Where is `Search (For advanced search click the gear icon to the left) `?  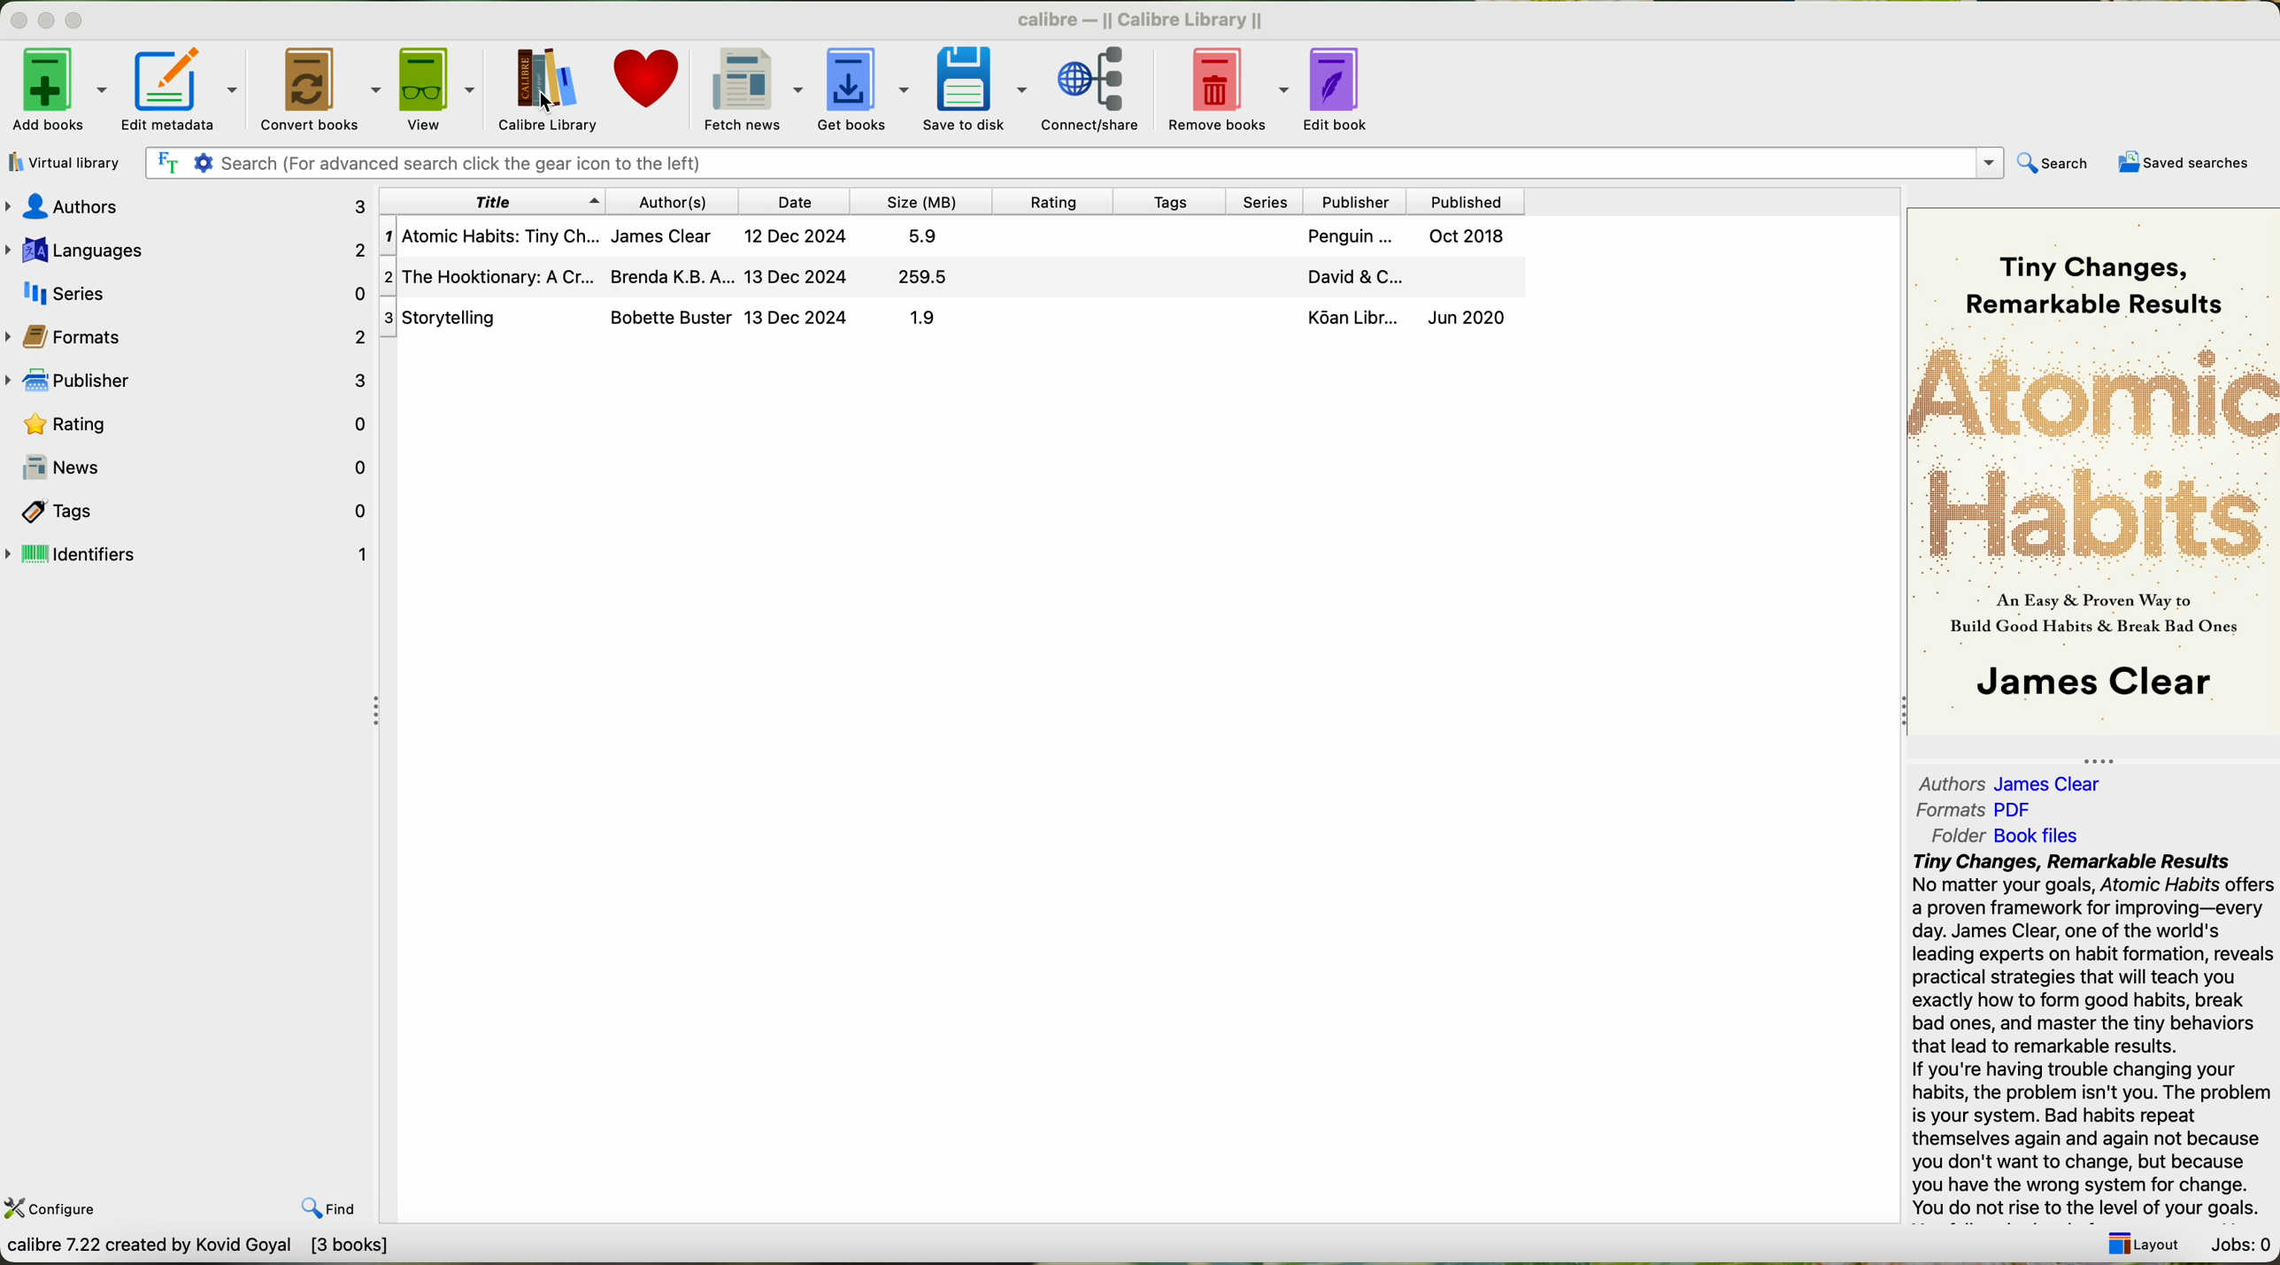
Search (For advanced search click the gear icon to the left)  is located at coordinates (1072, 162).